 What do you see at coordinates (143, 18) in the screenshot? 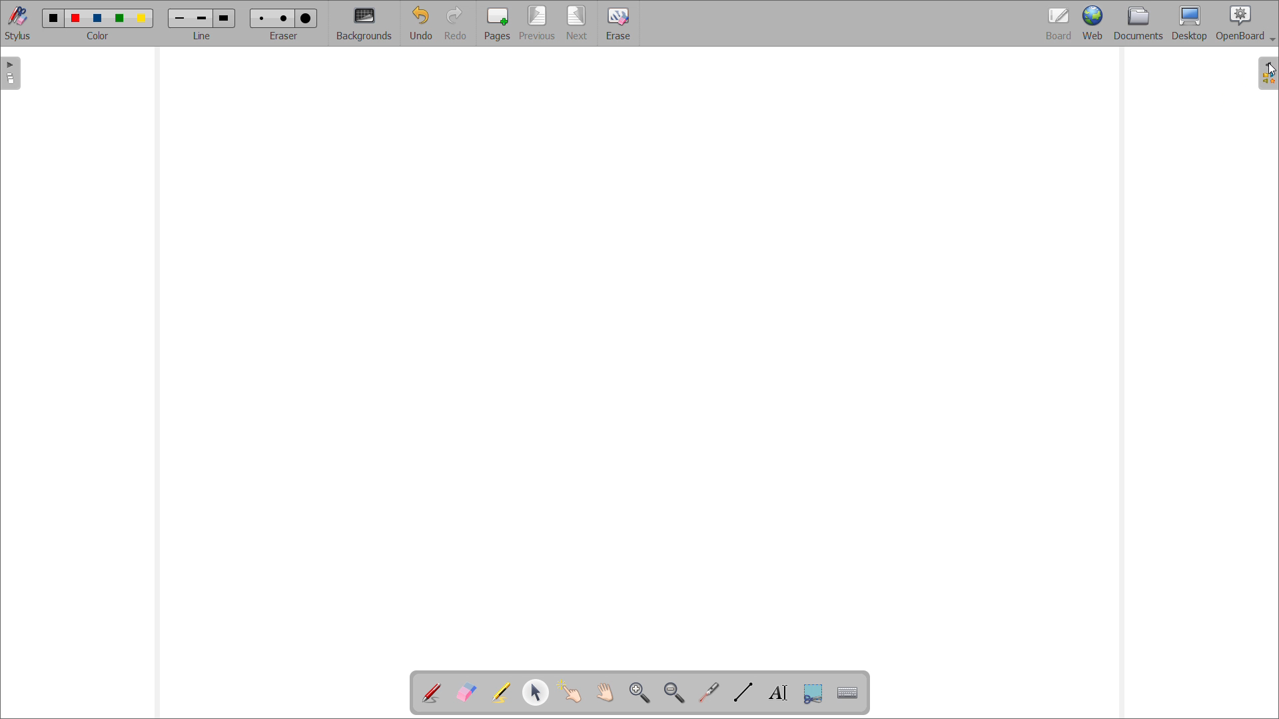
I see `Color 5` at bounding box center [143, 18].